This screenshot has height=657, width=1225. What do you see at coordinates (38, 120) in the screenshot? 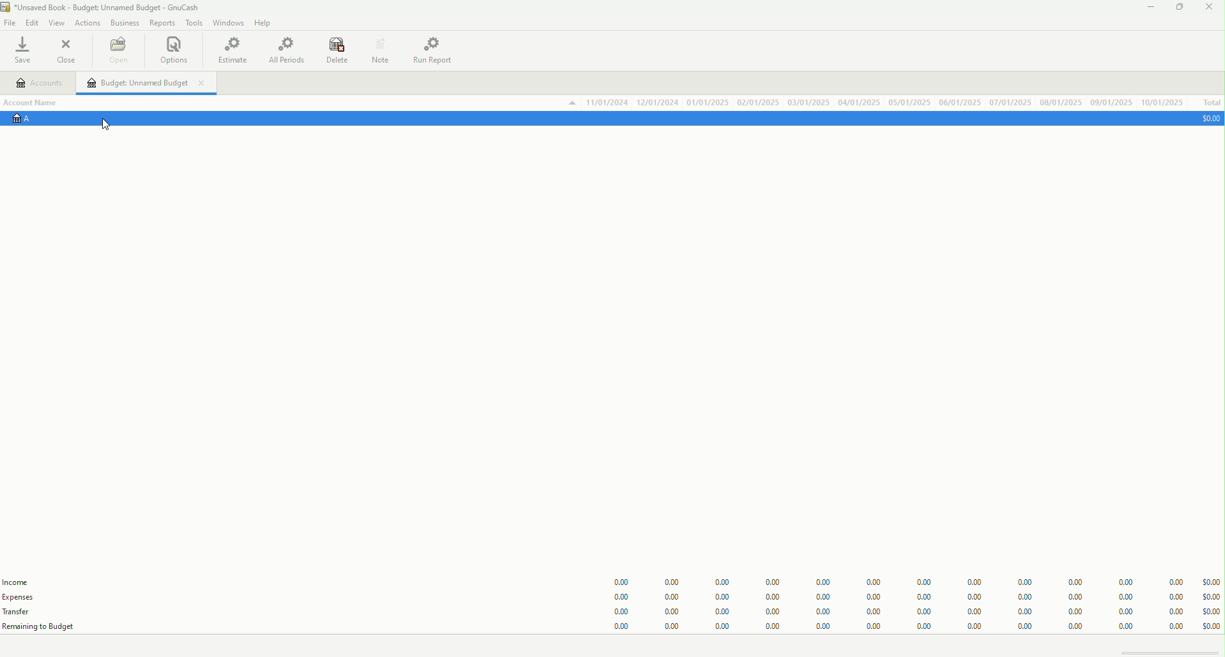
I see `Account A` at bounding box center [38, 120].